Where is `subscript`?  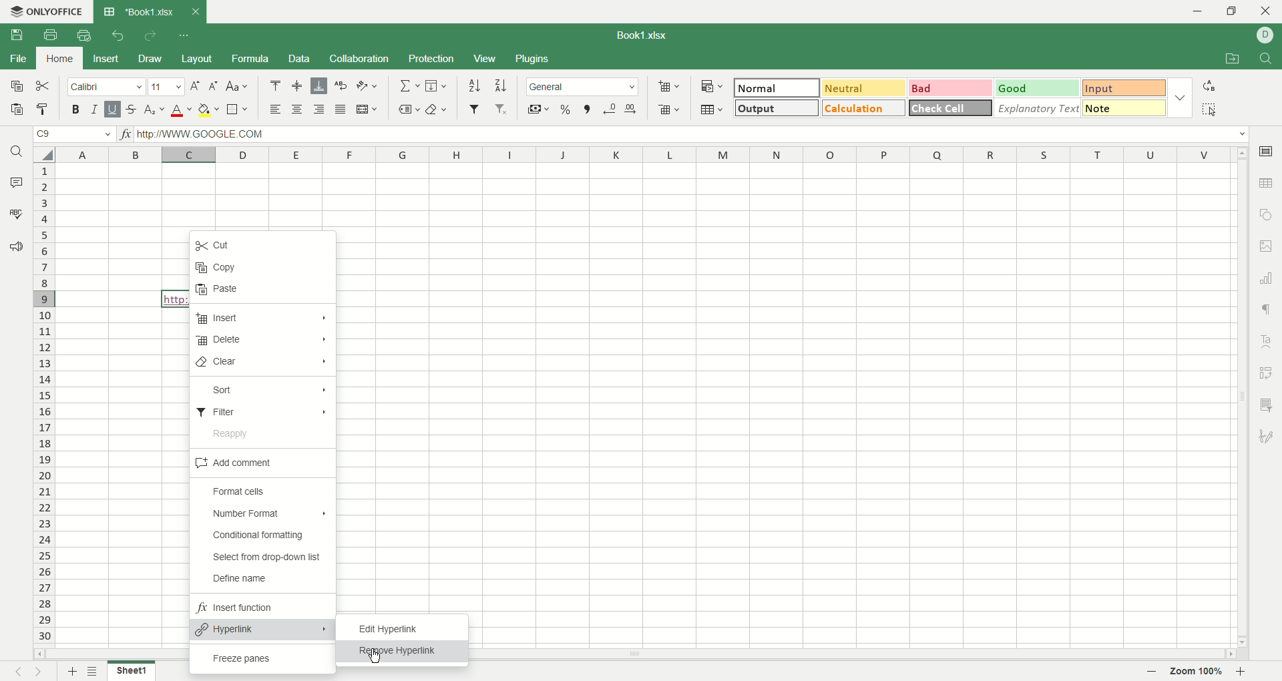
subscript is located at coordinates (154, 111).